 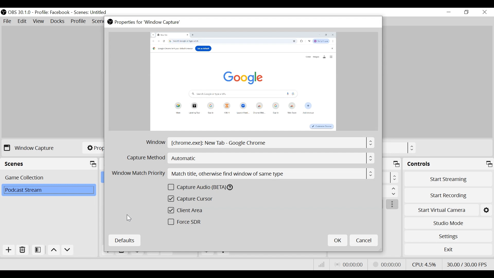 What do you see at coordinates (448, 250) in the screenshot?
I see `Exit` at bounding box center [448, 250].